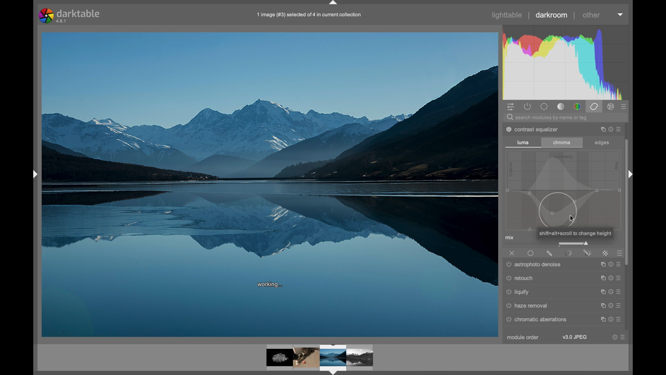 The width and height of the screenshot is (666, 375). I want to click on more options, so click(618, 337).